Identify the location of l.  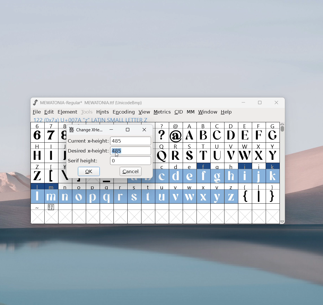
(38, 193).